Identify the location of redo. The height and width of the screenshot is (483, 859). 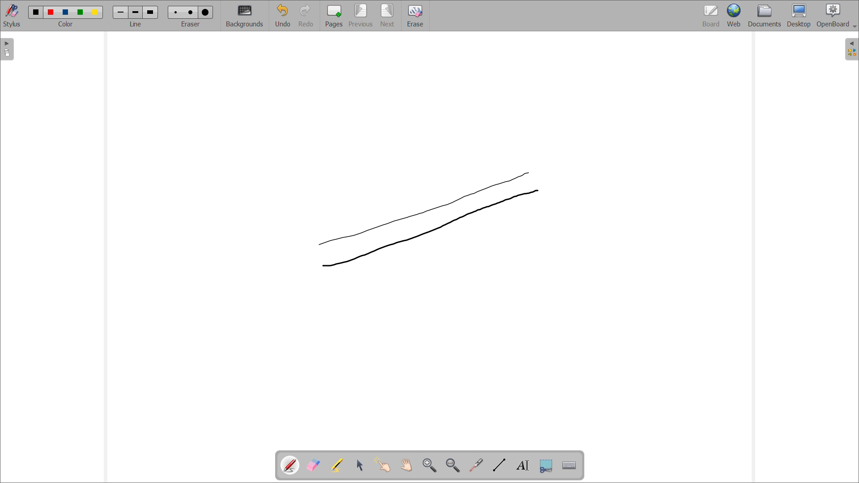
(306, 15).